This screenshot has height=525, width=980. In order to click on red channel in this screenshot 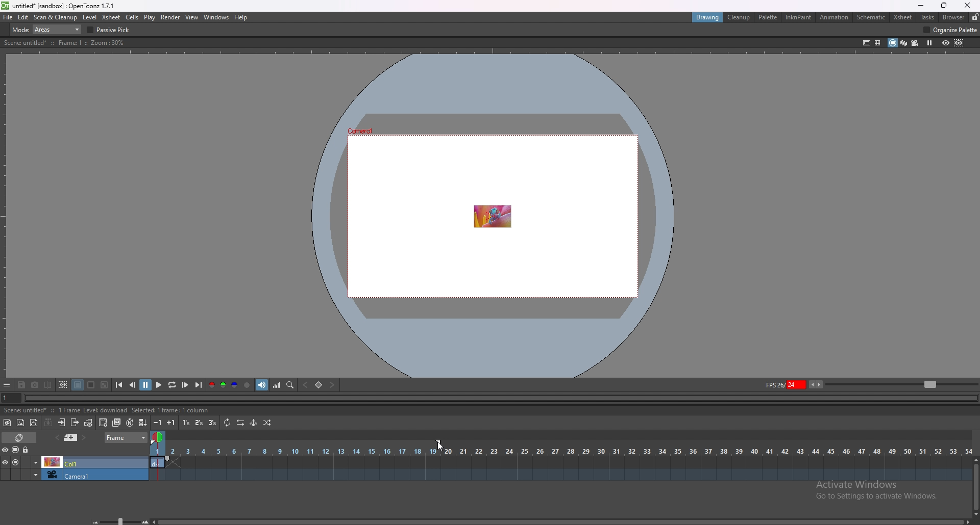, I will do `click(211, 384)`.